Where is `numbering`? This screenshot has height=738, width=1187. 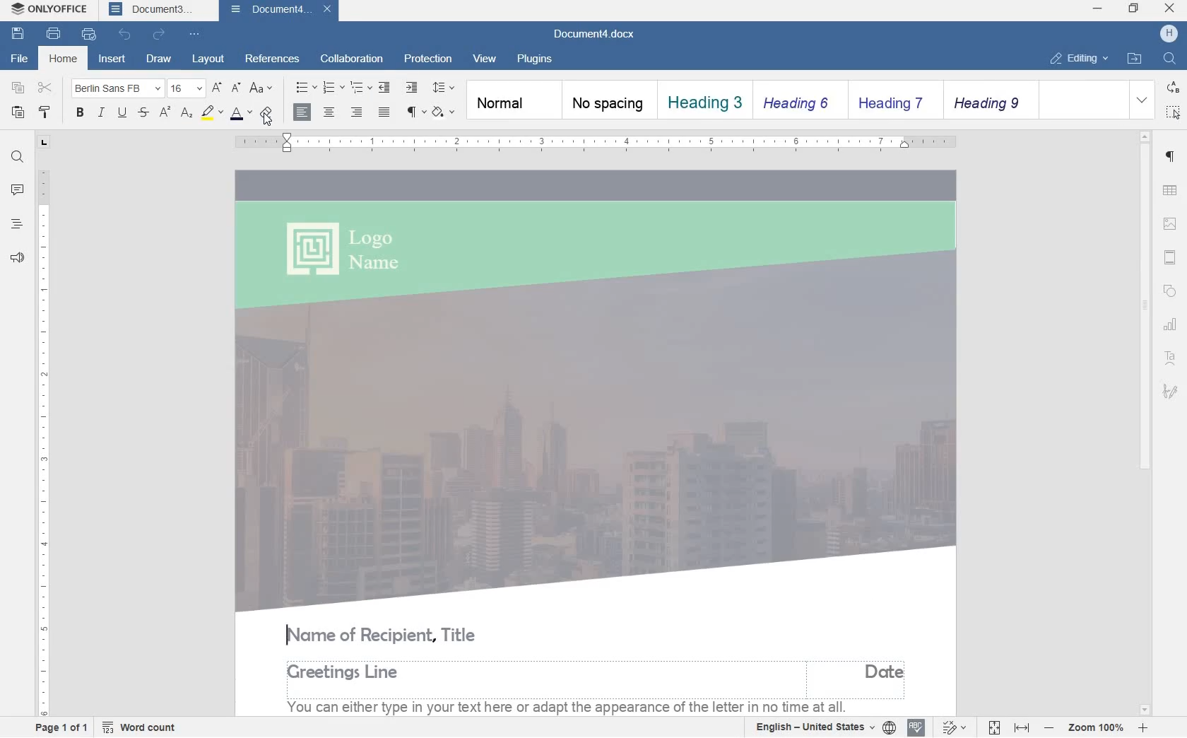
numbering is located at coordinates (333, 88).